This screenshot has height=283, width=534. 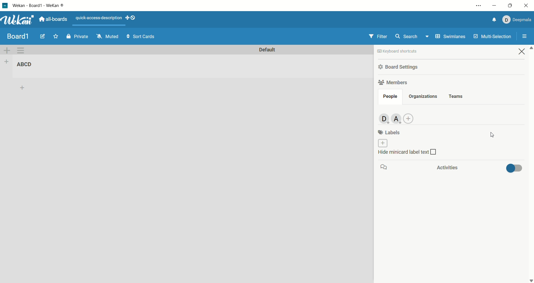 I want to click on title, so click(x=39, y=5).